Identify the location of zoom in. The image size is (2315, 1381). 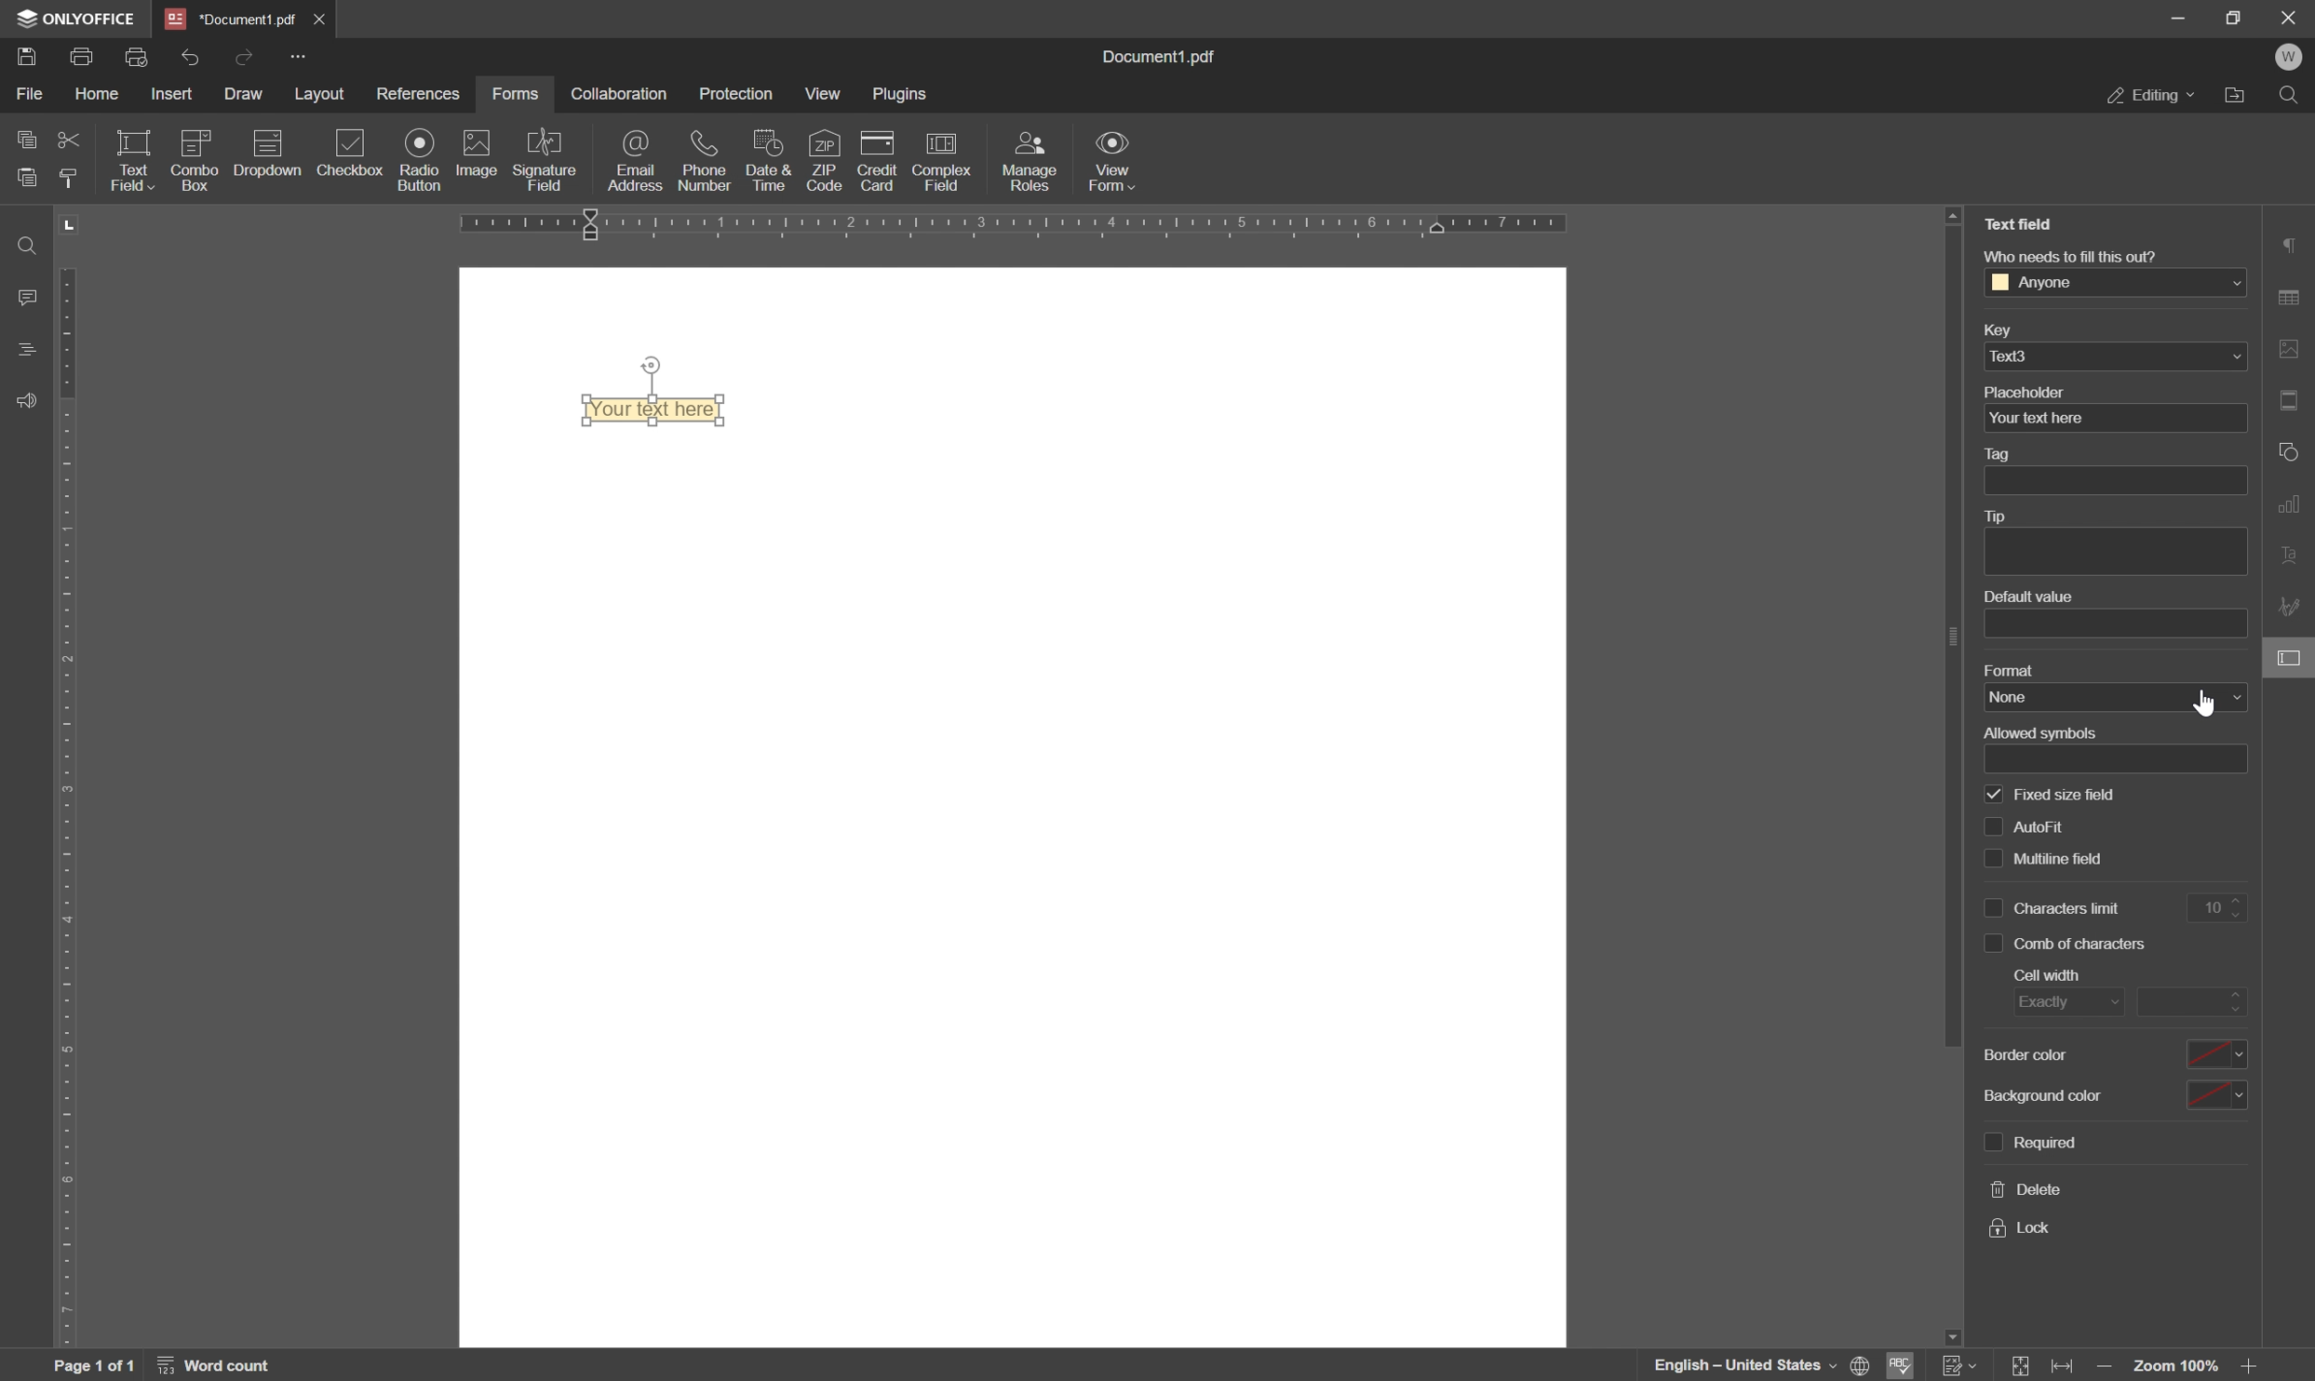
(2253, 1368).